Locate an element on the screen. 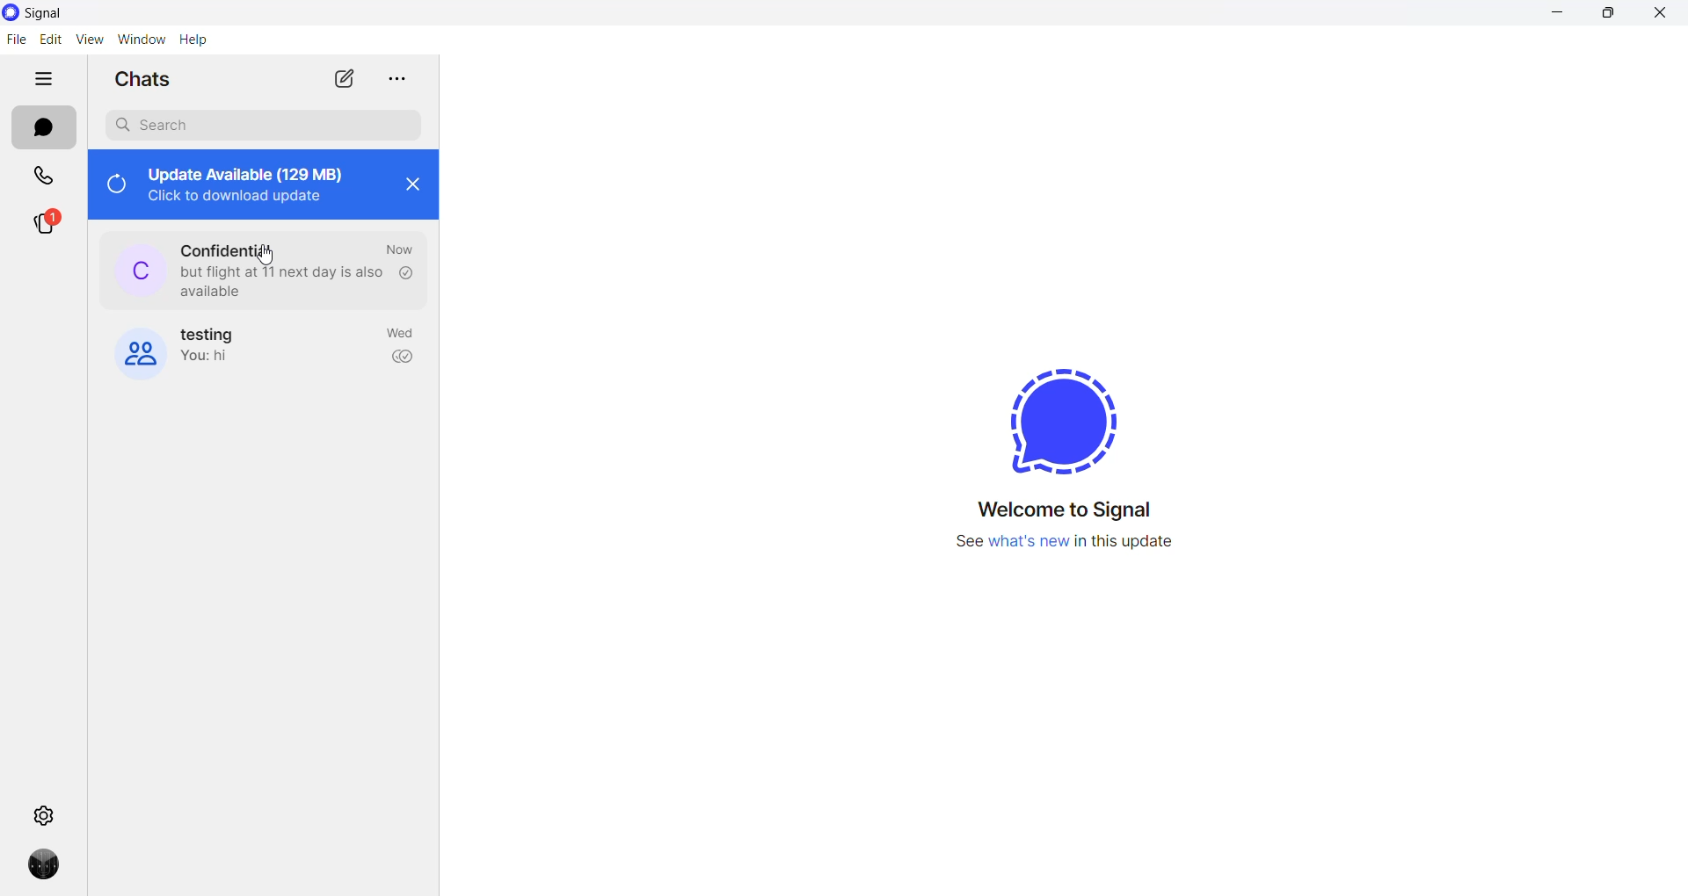 Image resolution: width=1688 pixels, height=896 pixels. chats is located at coordinates (44, 127).